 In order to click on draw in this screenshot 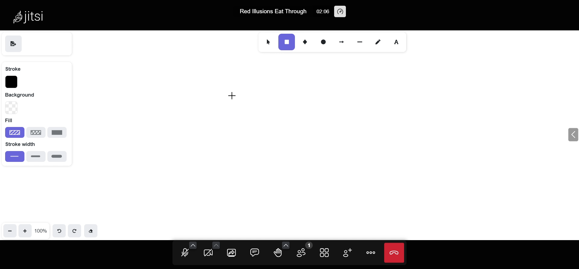, I will do `click(377, 42)`.